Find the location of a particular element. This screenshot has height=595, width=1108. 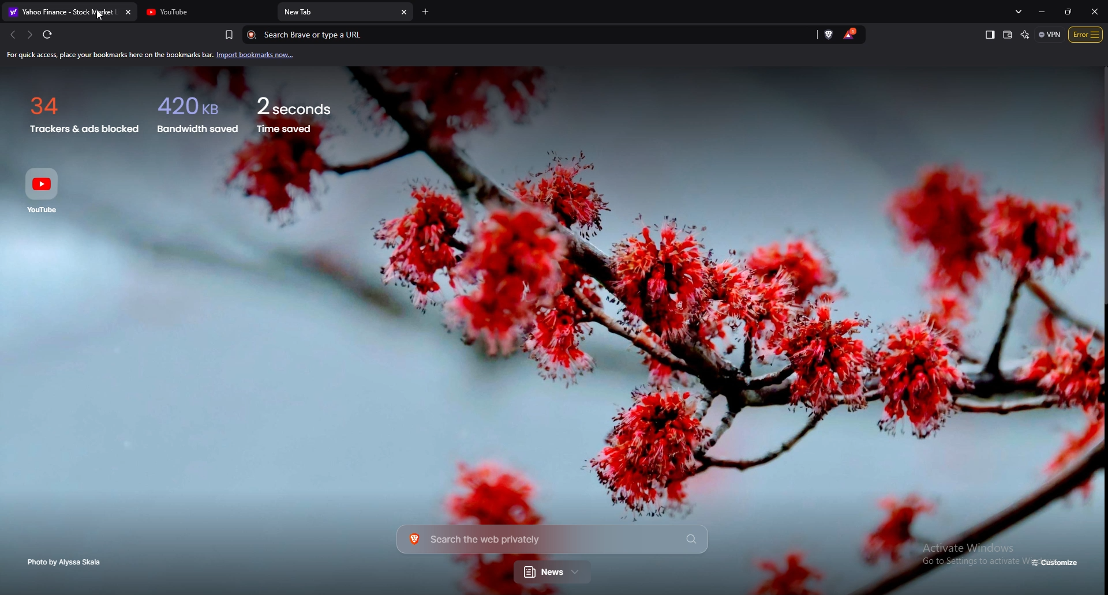

34 Trackers & ads blocked is located at coordinates (78, 111).